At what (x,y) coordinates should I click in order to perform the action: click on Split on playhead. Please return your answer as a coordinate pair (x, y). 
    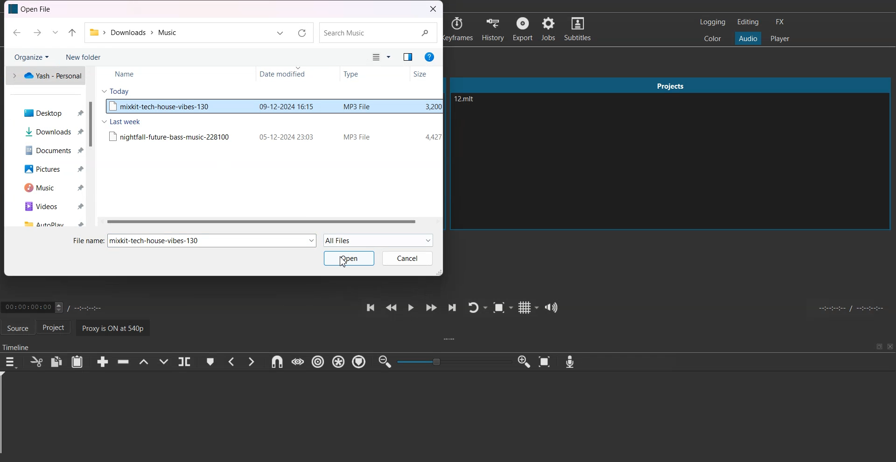
    Looking at the image, I should click on (185, 362).